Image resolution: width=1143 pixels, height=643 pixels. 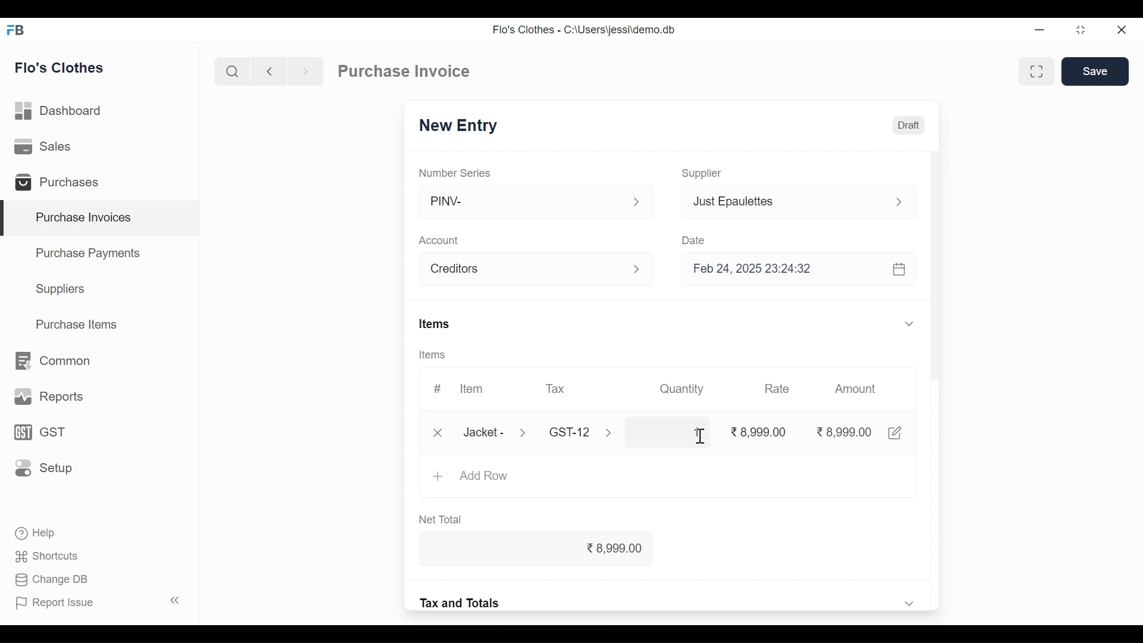 What do you see at coordinates (55, 360) in the screenshot?
I see `Common` at bounding box center [55, 360].